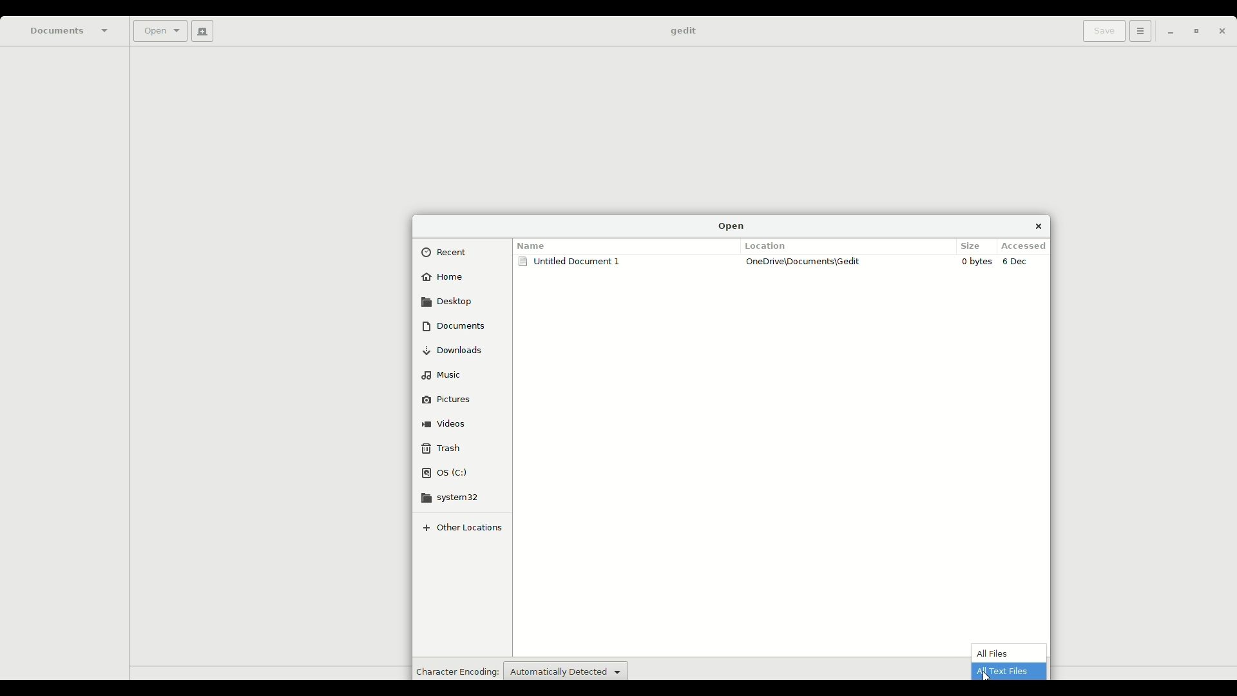 This screenshot has height=696, width=1237. What do you see at coordinates (999, 653) in the screenshot?
I see `All files` at bounding box center [999, 653].